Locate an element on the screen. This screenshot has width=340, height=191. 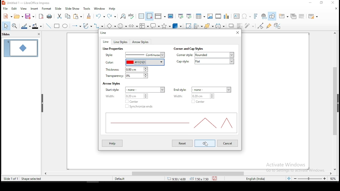
copy is located at coordinates (68, 16).